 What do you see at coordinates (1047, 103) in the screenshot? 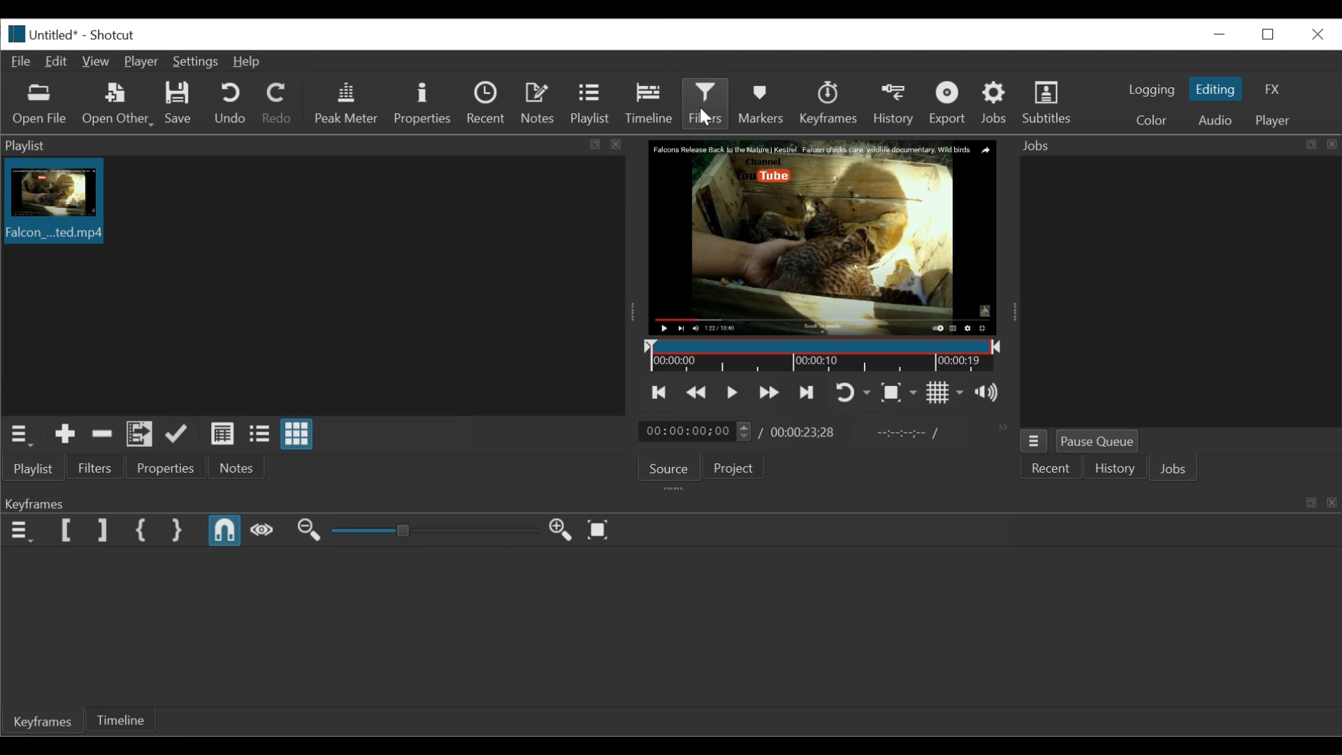
I see `Subtitles` at bounding box center [1047, 103].